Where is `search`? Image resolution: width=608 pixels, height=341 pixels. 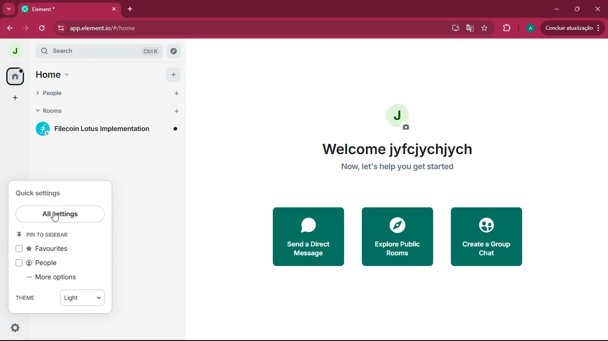 search is located at coordinates (105, 52).